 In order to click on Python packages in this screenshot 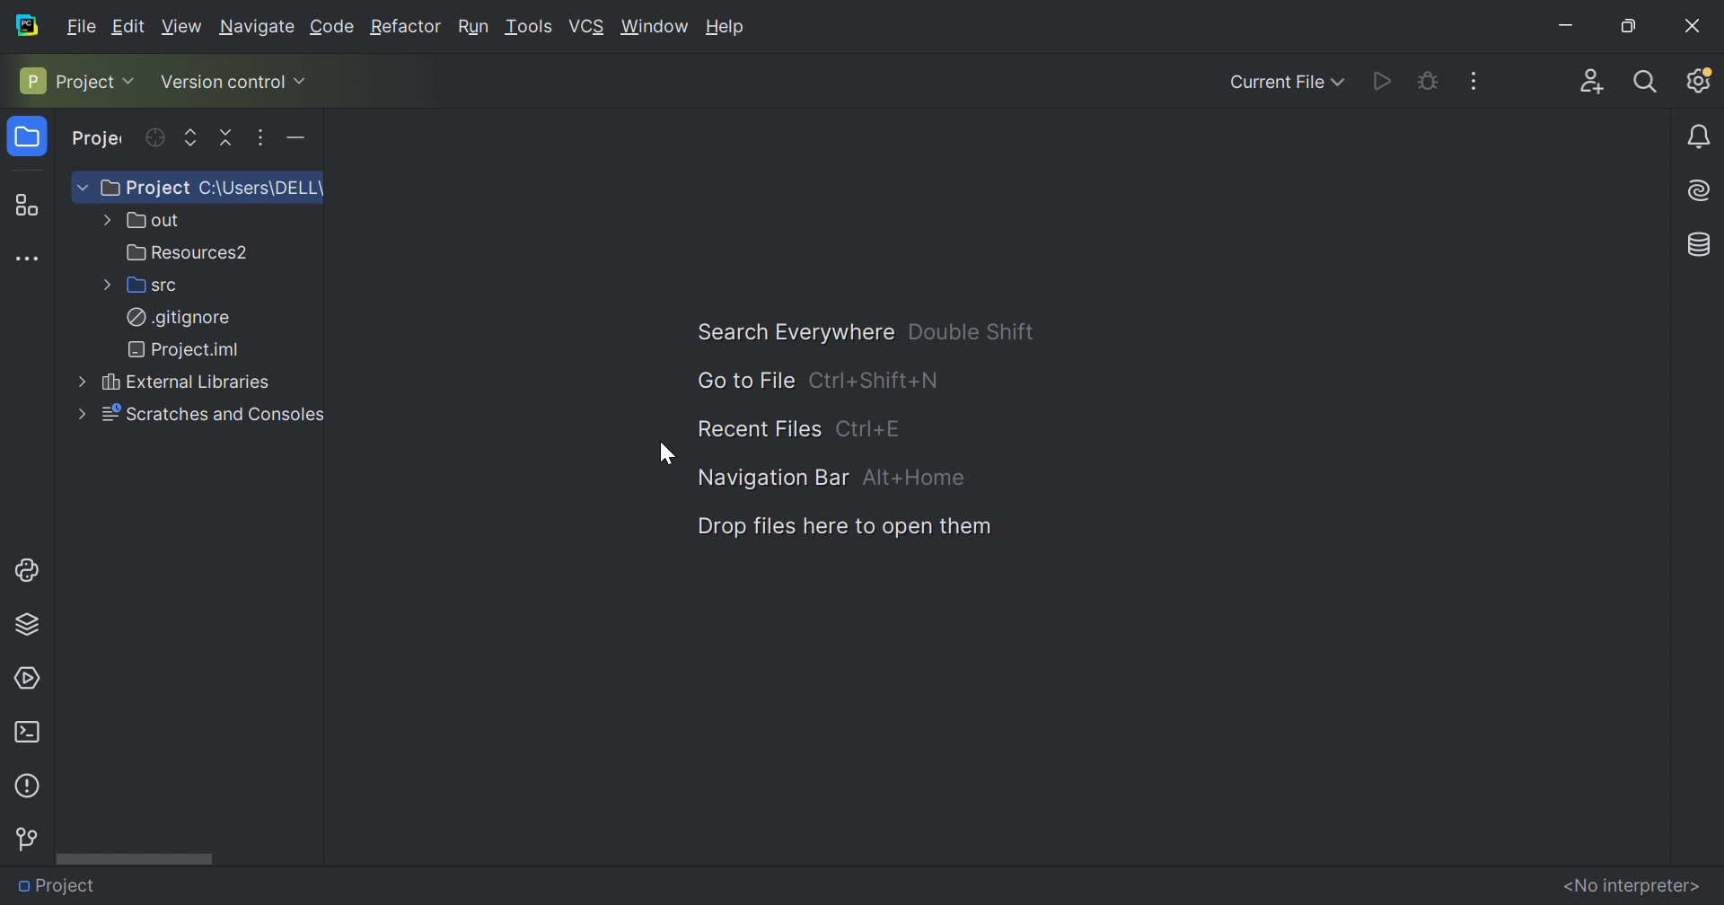, I will do `click(33, 622)`.